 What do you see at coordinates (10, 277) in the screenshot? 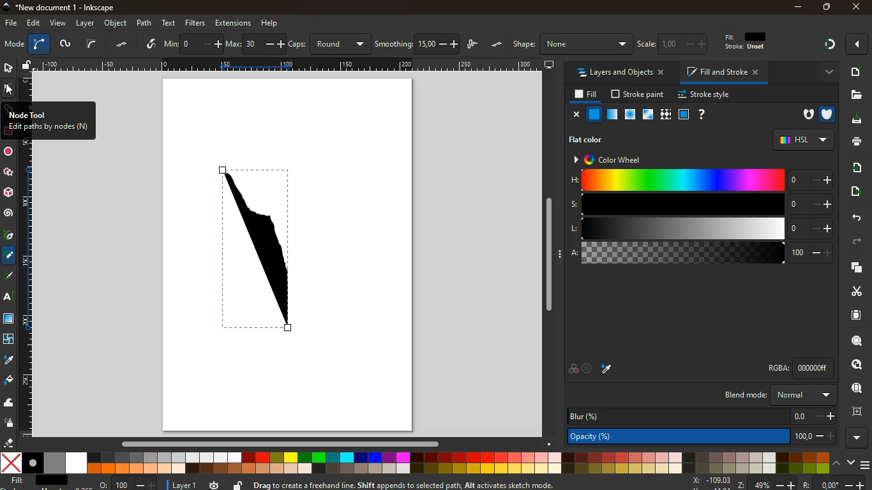
I see `pencil tool` at bounding box center [10, 277].